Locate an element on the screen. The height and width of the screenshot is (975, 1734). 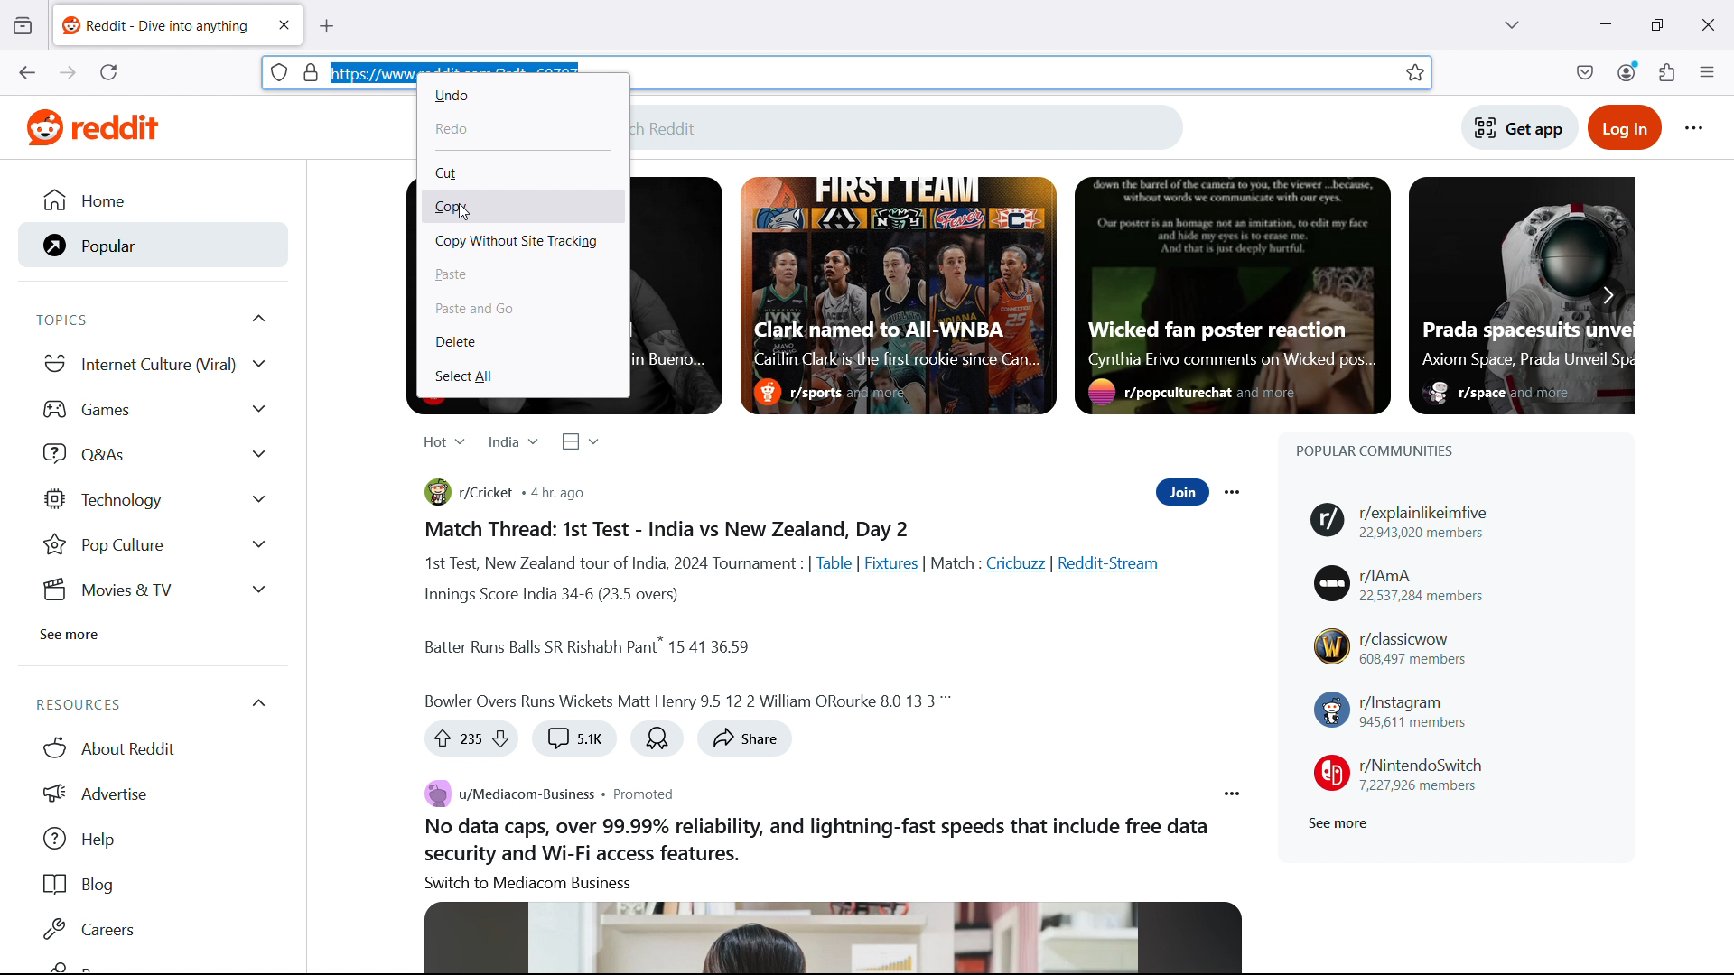
Post options is located at coordinates (1233, 794).